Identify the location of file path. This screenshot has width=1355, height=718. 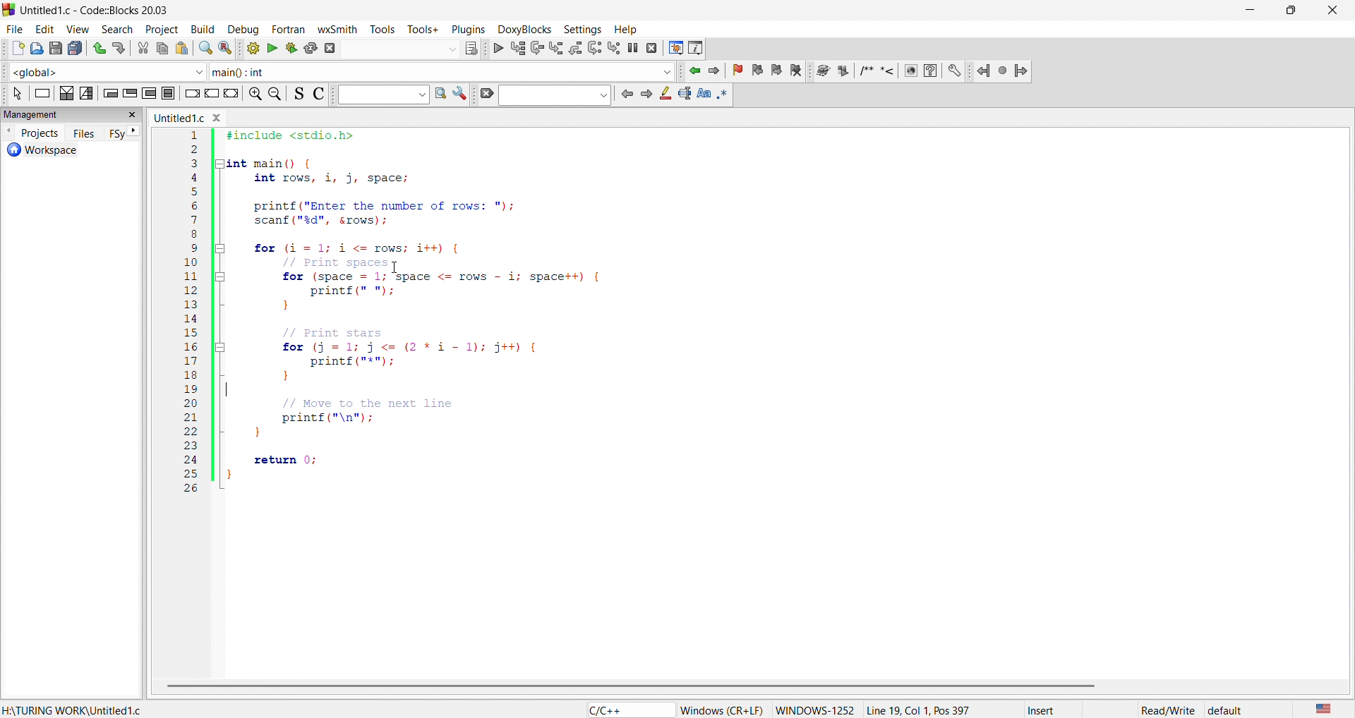
(76, 710).